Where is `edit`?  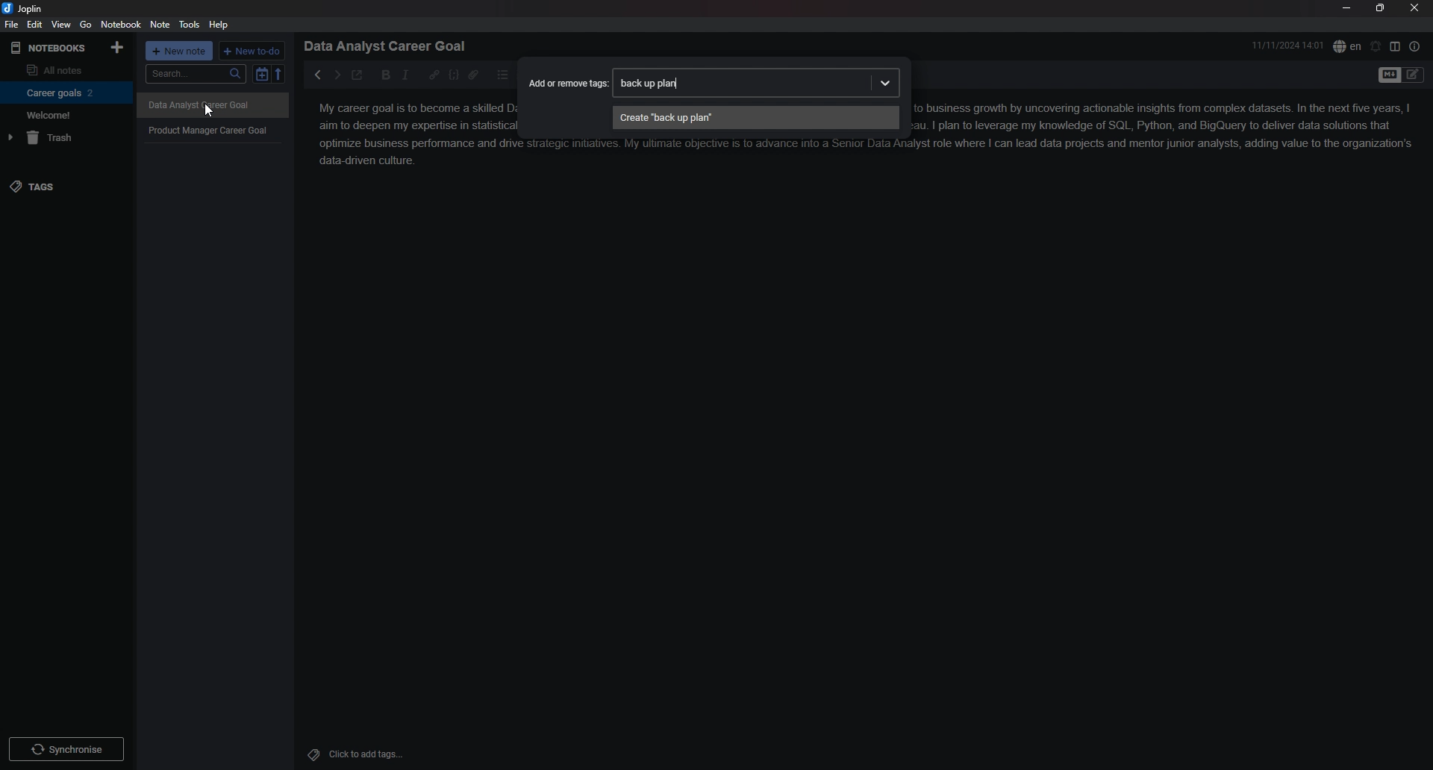 edit is located at coordinates (36, 24).